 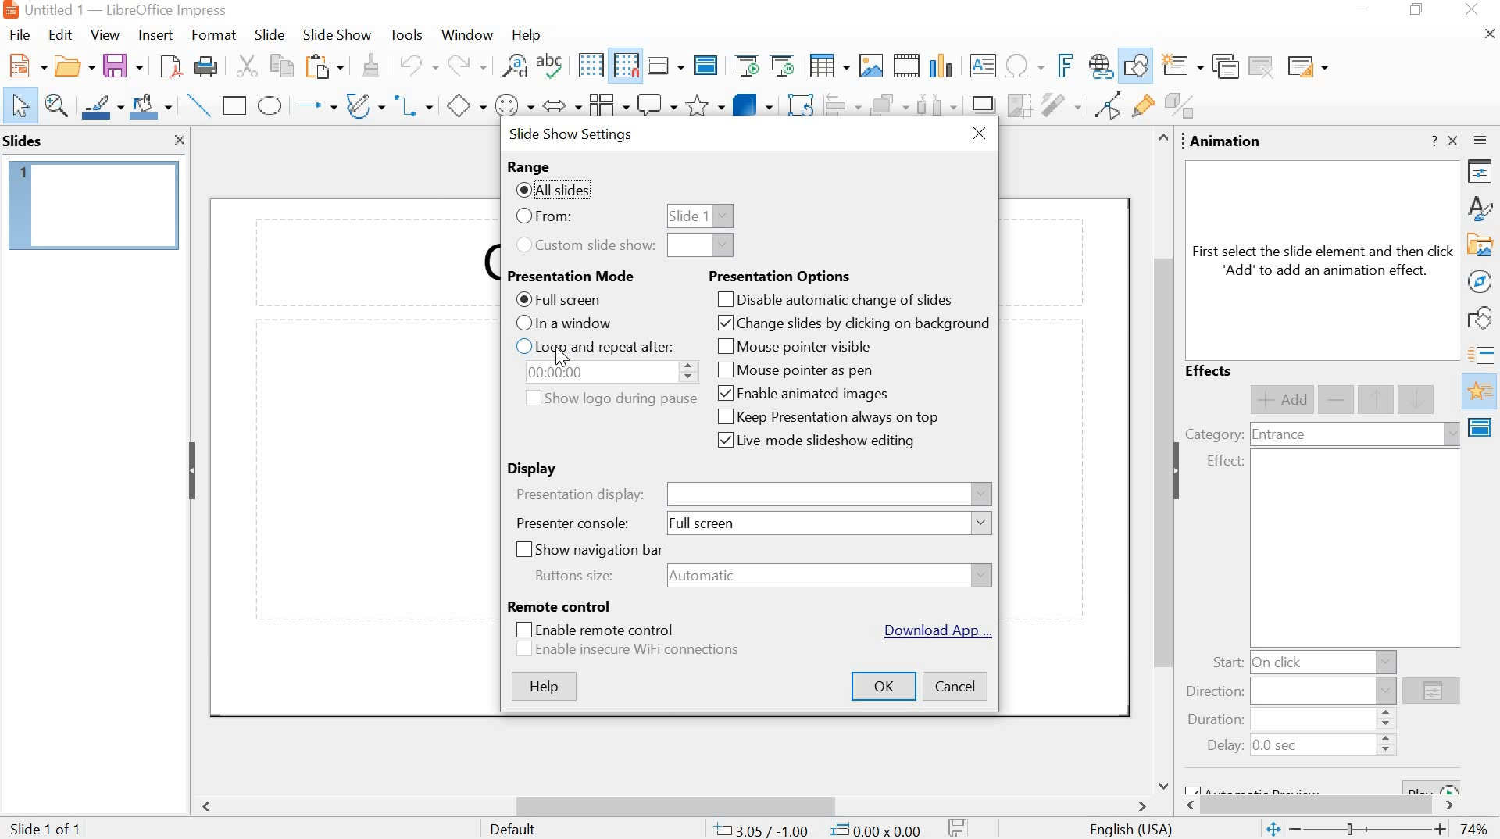 I want to click on slide 1, so click(x=696, y=216).